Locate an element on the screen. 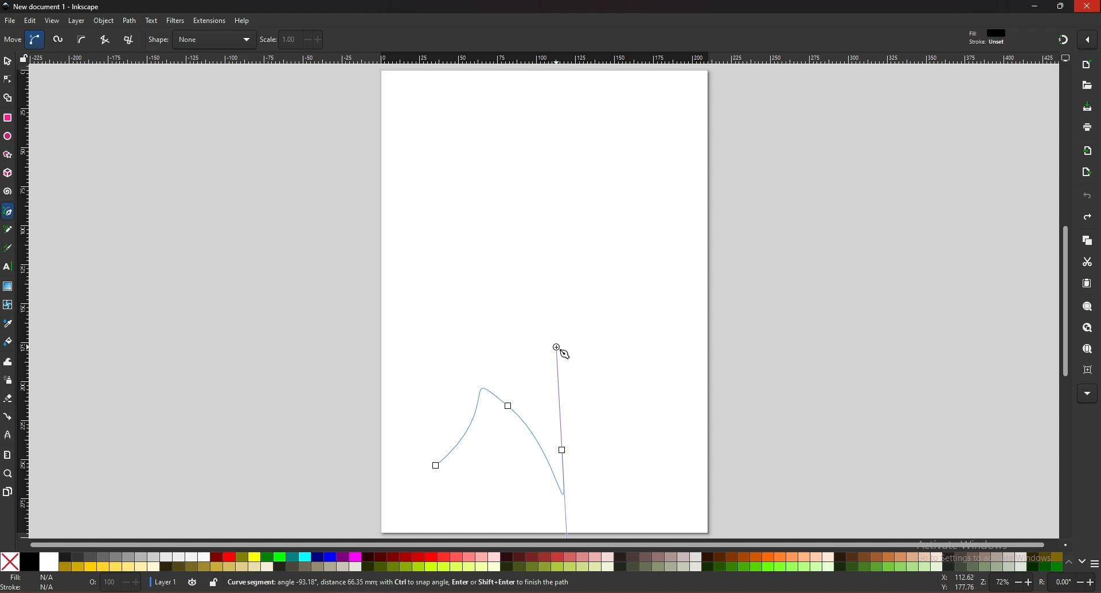  help is located at coordinates (243, 21).